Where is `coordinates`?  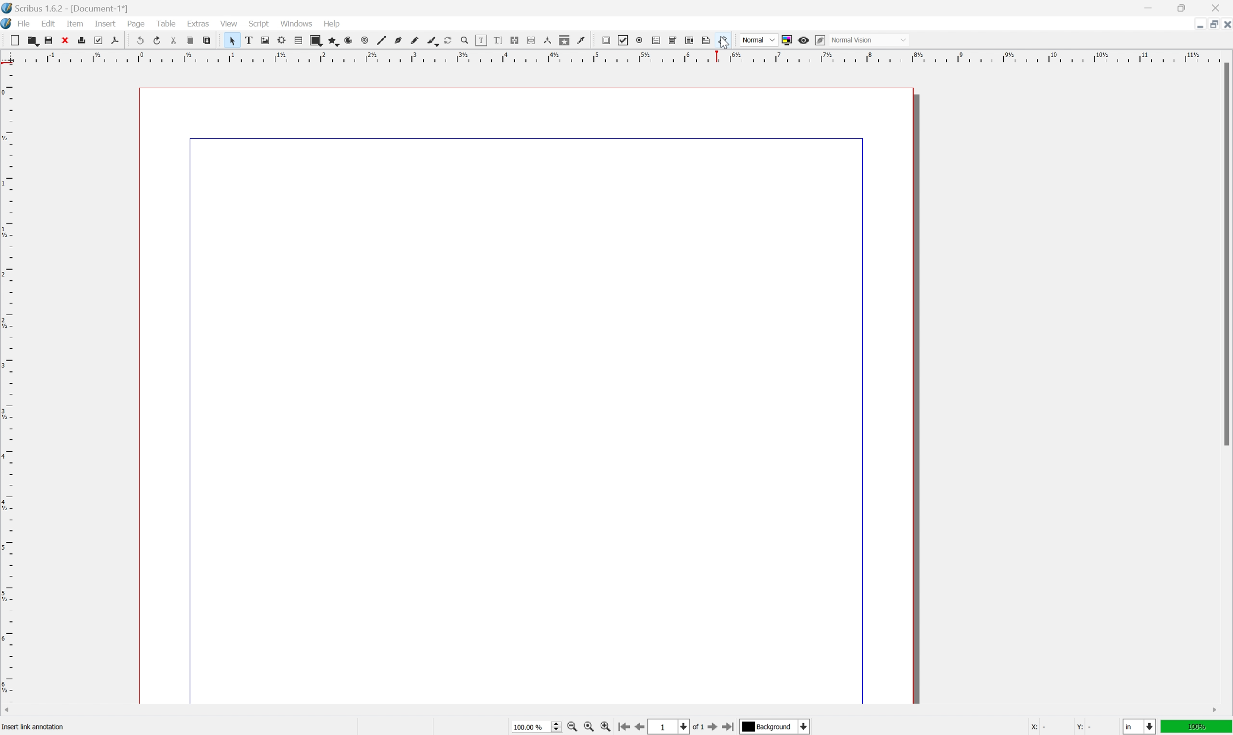
coordinates is located at coordinates (1061, 727).